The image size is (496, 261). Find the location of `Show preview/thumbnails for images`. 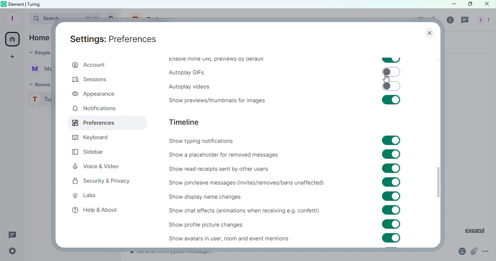

Show preview/thumbnails for images is located at coordinates (214, 101).